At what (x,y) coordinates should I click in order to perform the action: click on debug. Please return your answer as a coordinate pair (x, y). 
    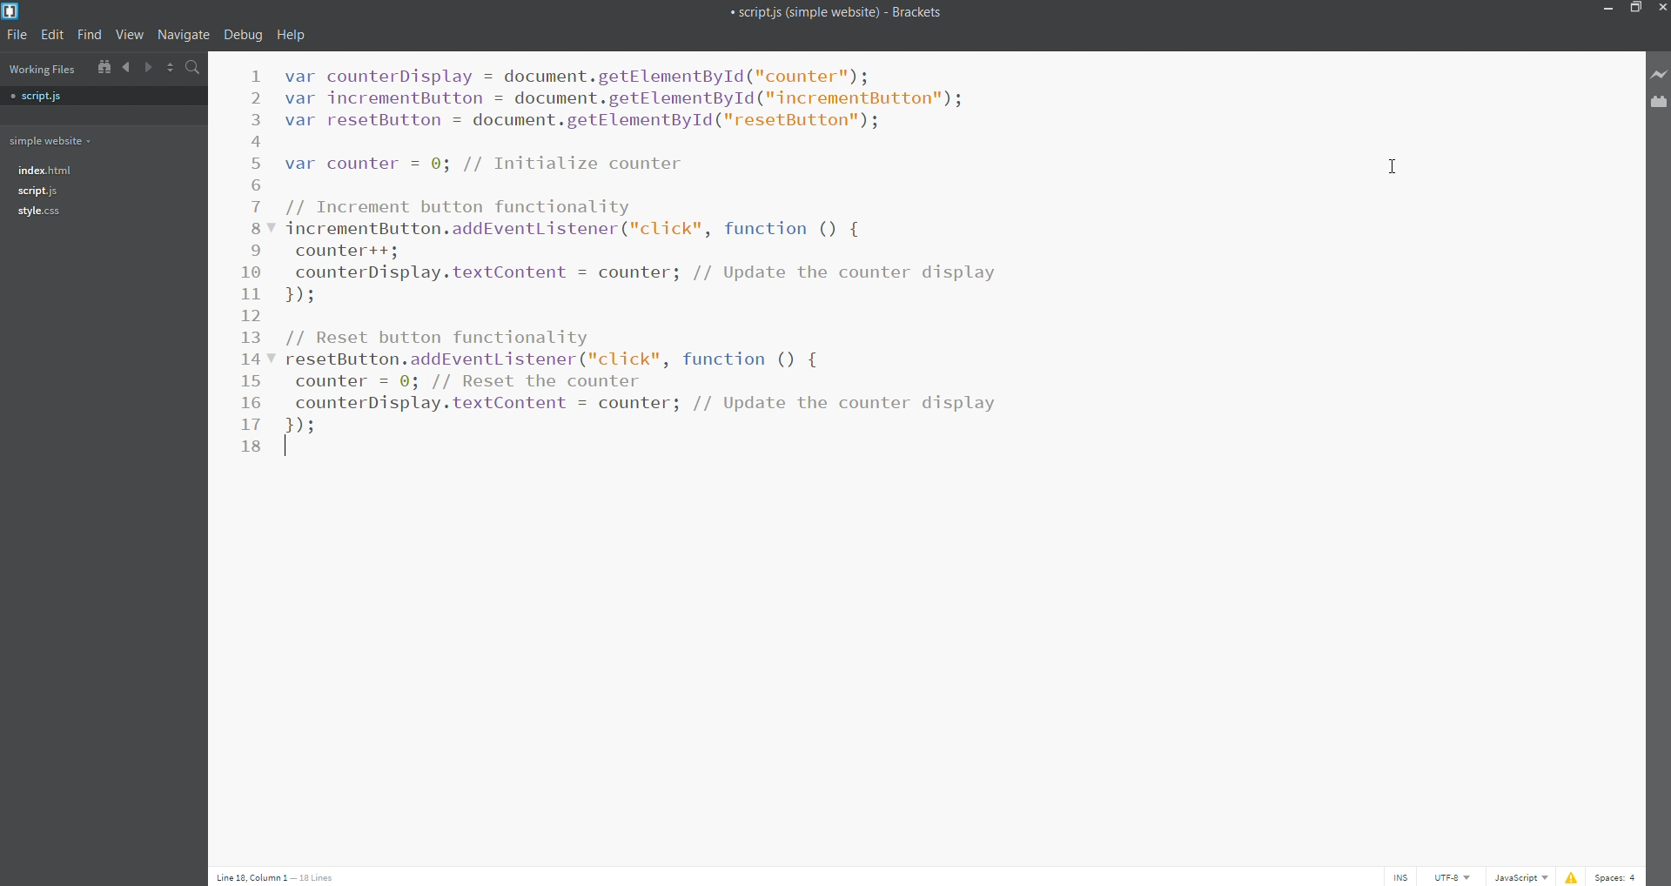
    Looking at the image, I should click on (245, 34).